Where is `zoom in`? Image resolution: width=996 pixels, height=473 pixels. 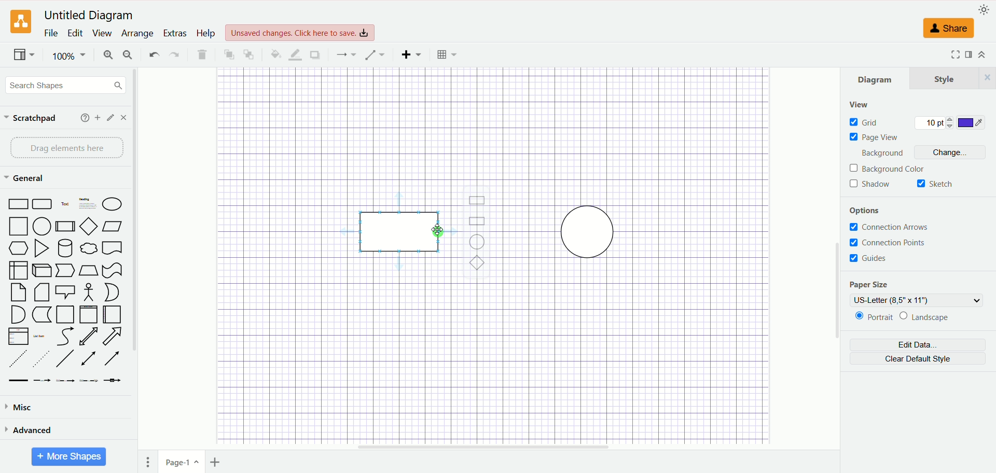
zoom in is located at coordinates (108, 55).